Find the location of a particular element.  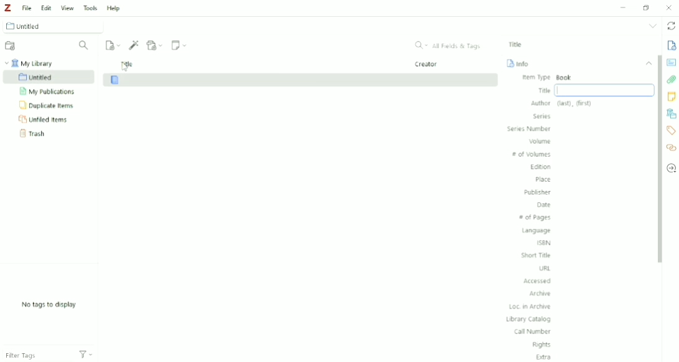

# of Volumes is located at coordinates (532, 155).